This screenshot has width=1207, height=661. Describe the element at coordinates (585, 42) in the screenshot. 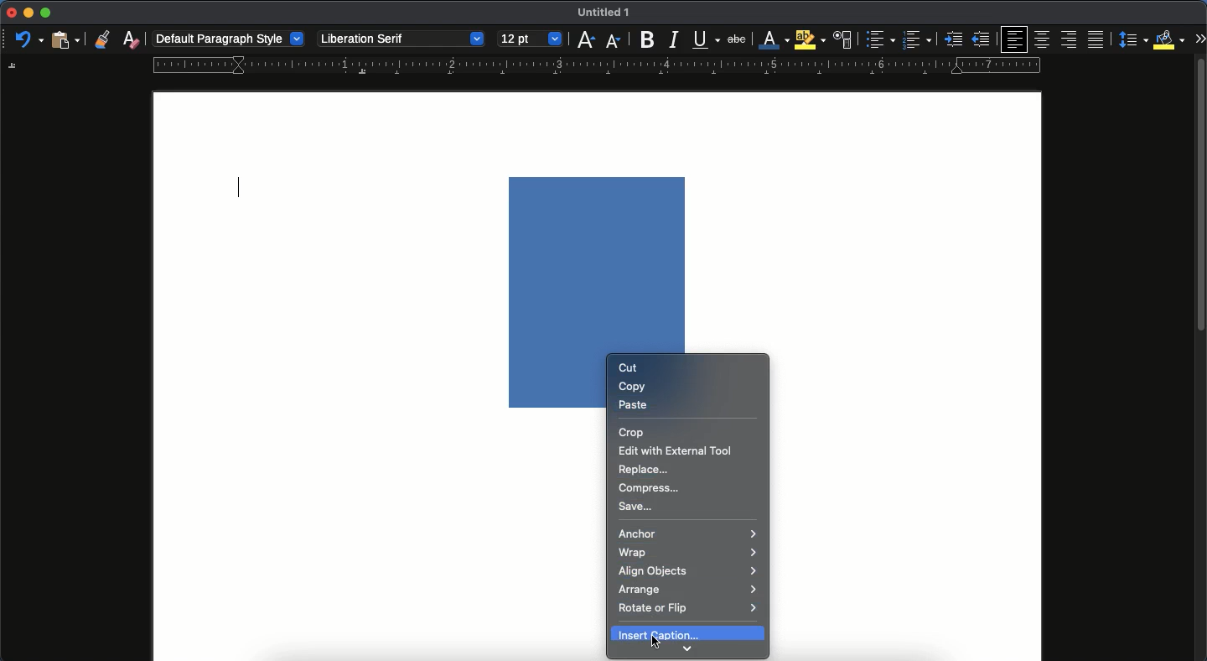

I see `increase size` at that location.